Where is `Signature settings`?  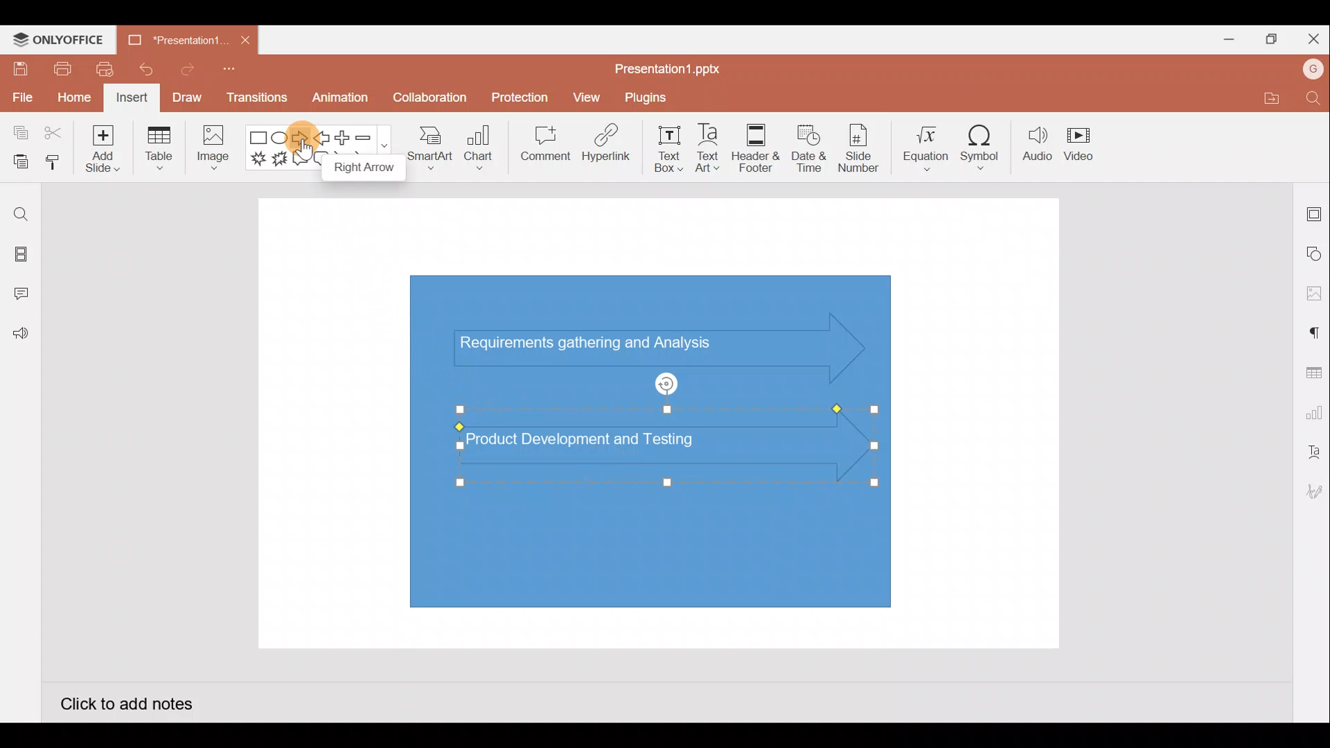
Signature settings is located at coordinates (1312, 493).